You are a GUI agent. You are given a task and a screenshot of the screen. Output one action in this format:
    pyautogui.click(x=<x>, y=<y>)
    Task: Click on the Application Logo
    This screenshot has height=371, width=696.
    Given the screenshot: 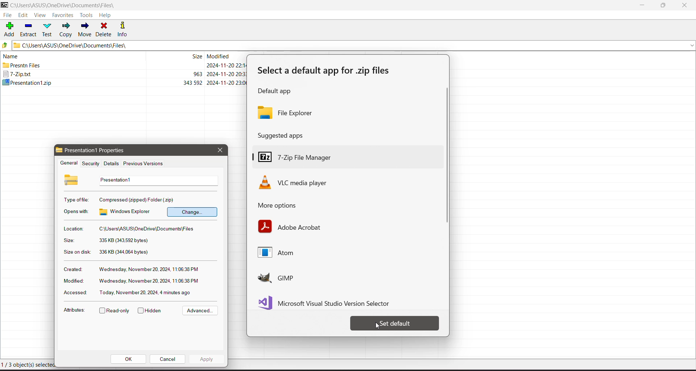 What is the action you would take?
    pyautogui.click(x=4, y=5)
    